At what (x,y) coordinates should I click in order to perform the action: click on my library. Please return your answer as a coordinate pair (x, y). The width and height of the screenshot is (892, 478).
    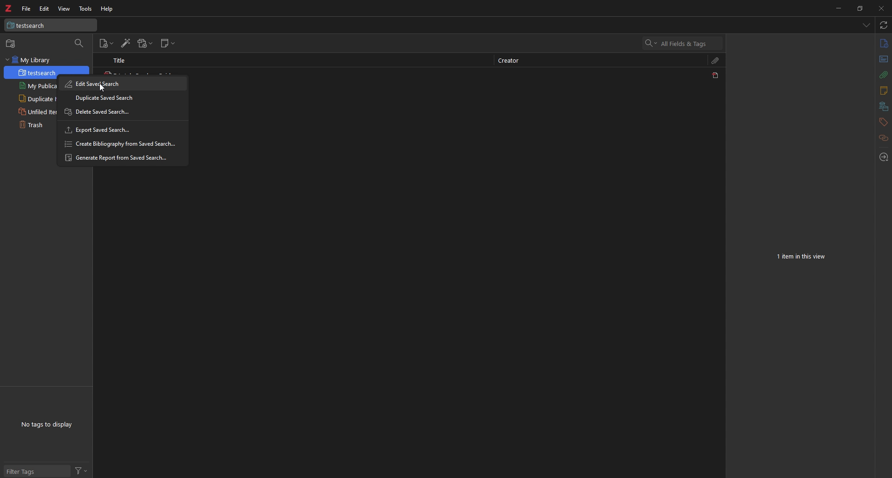
    Looking at the image, I should click on (46, 60).